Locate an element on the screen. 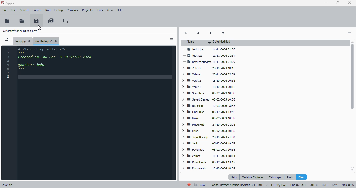 The width and height of the screenshot is (356, 188). variable explorer is located at coordinates (253, 177).